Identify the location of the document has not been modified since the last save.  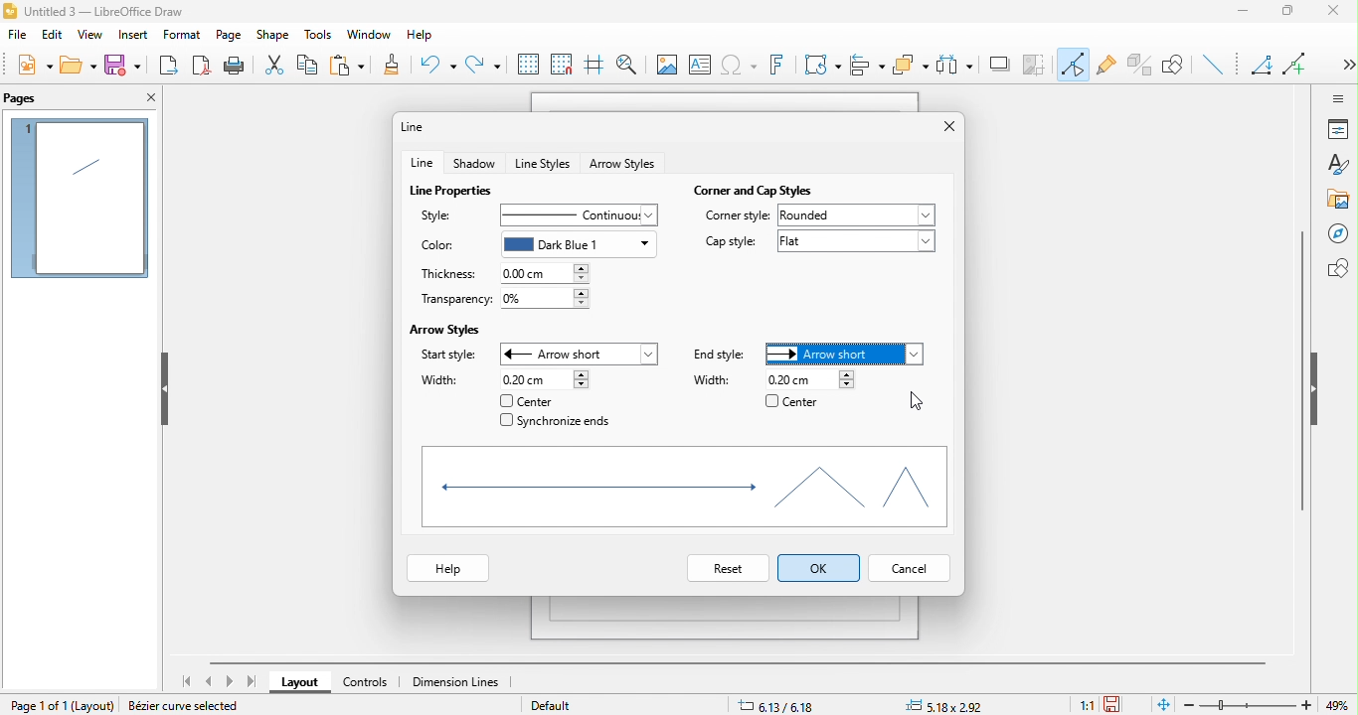
(1120, 704).